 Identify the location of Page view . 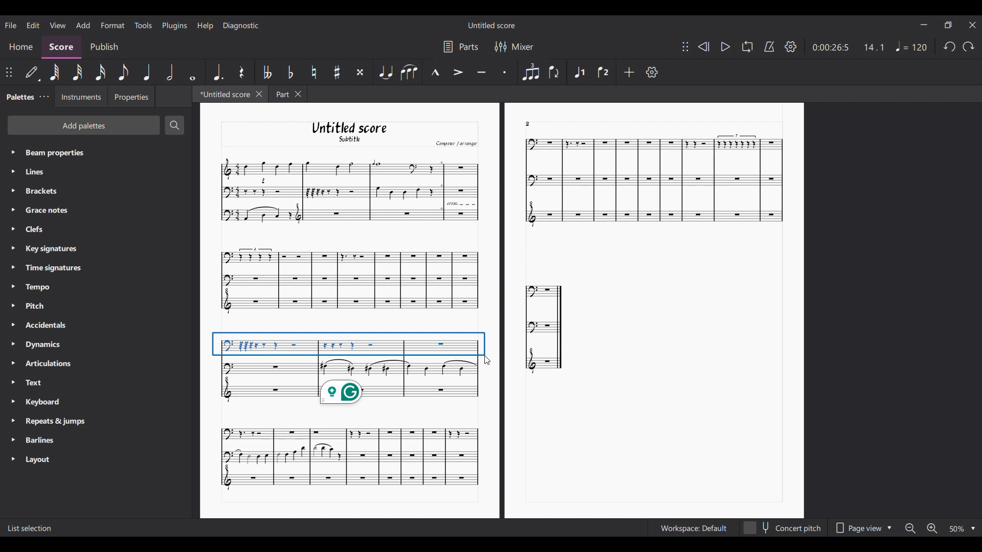
(863, 527).